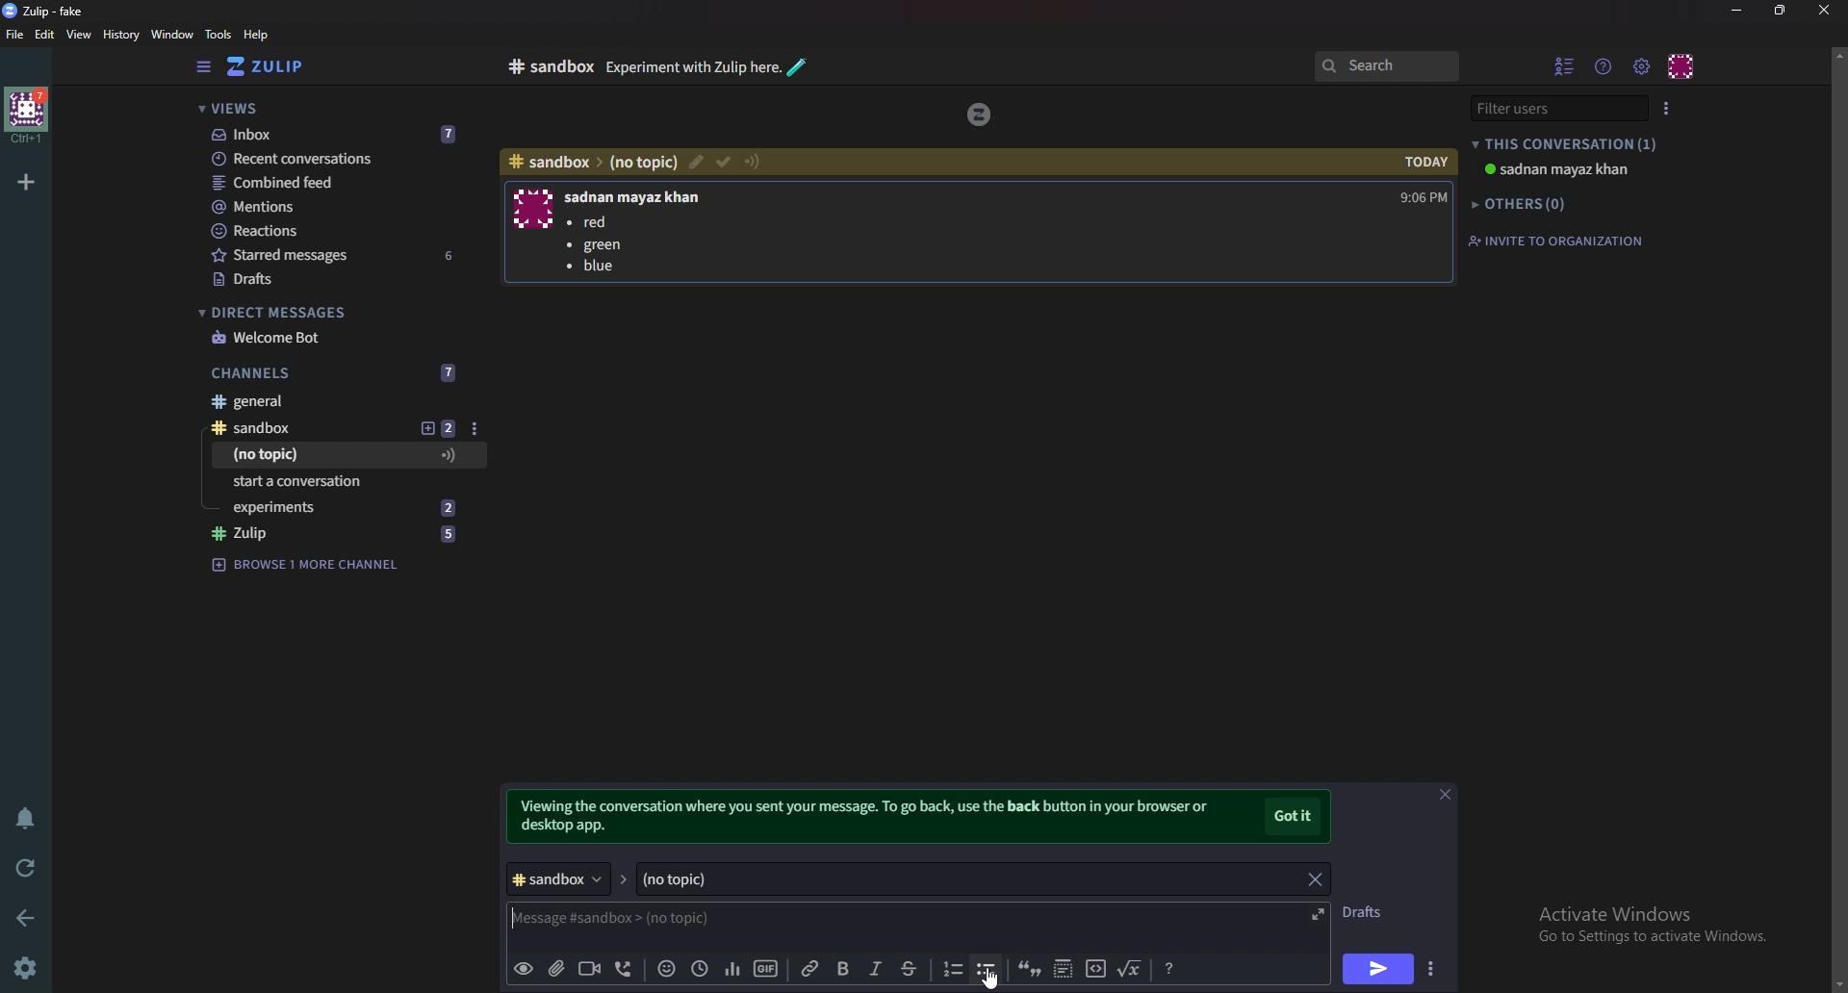  What do you see at coordinates (303, 429) in the screenshot?
I see `sandbox` at bounding box center [303, 429].